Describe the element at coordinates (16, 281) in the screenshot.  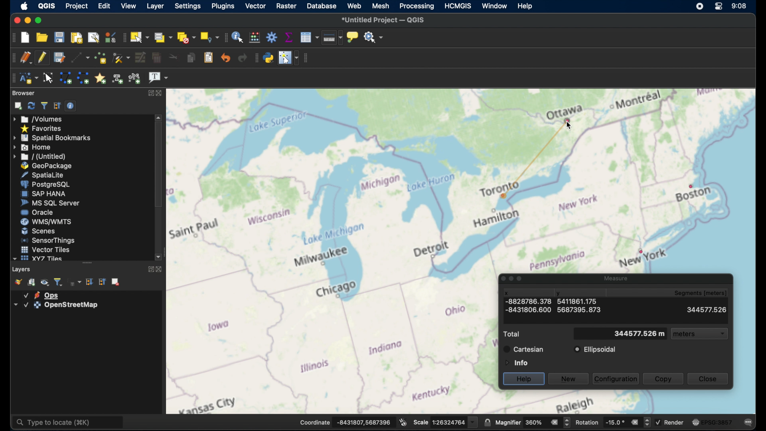
I see `open map layer` at that location.